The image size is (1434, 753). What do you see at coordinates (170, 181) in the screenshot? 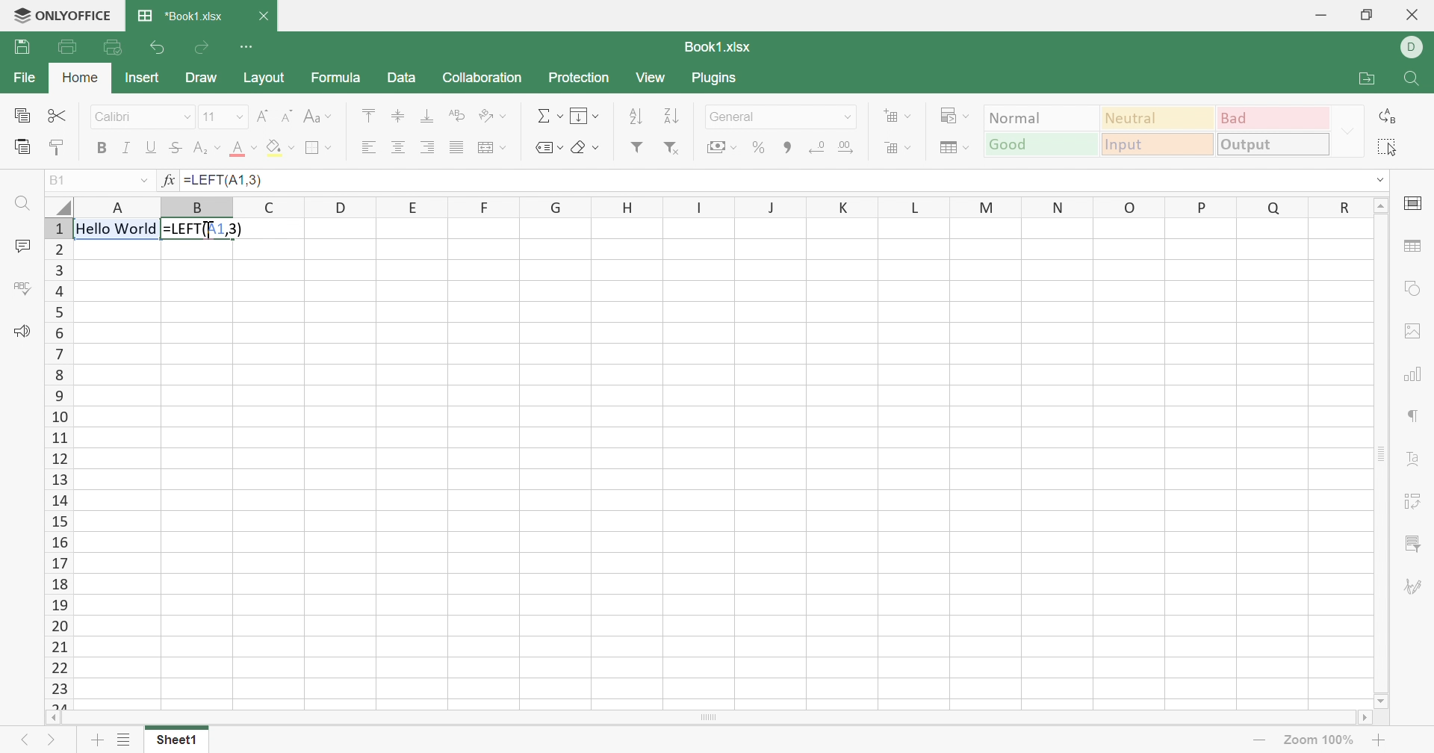
I see `fx` at bounding box center [170, 181].